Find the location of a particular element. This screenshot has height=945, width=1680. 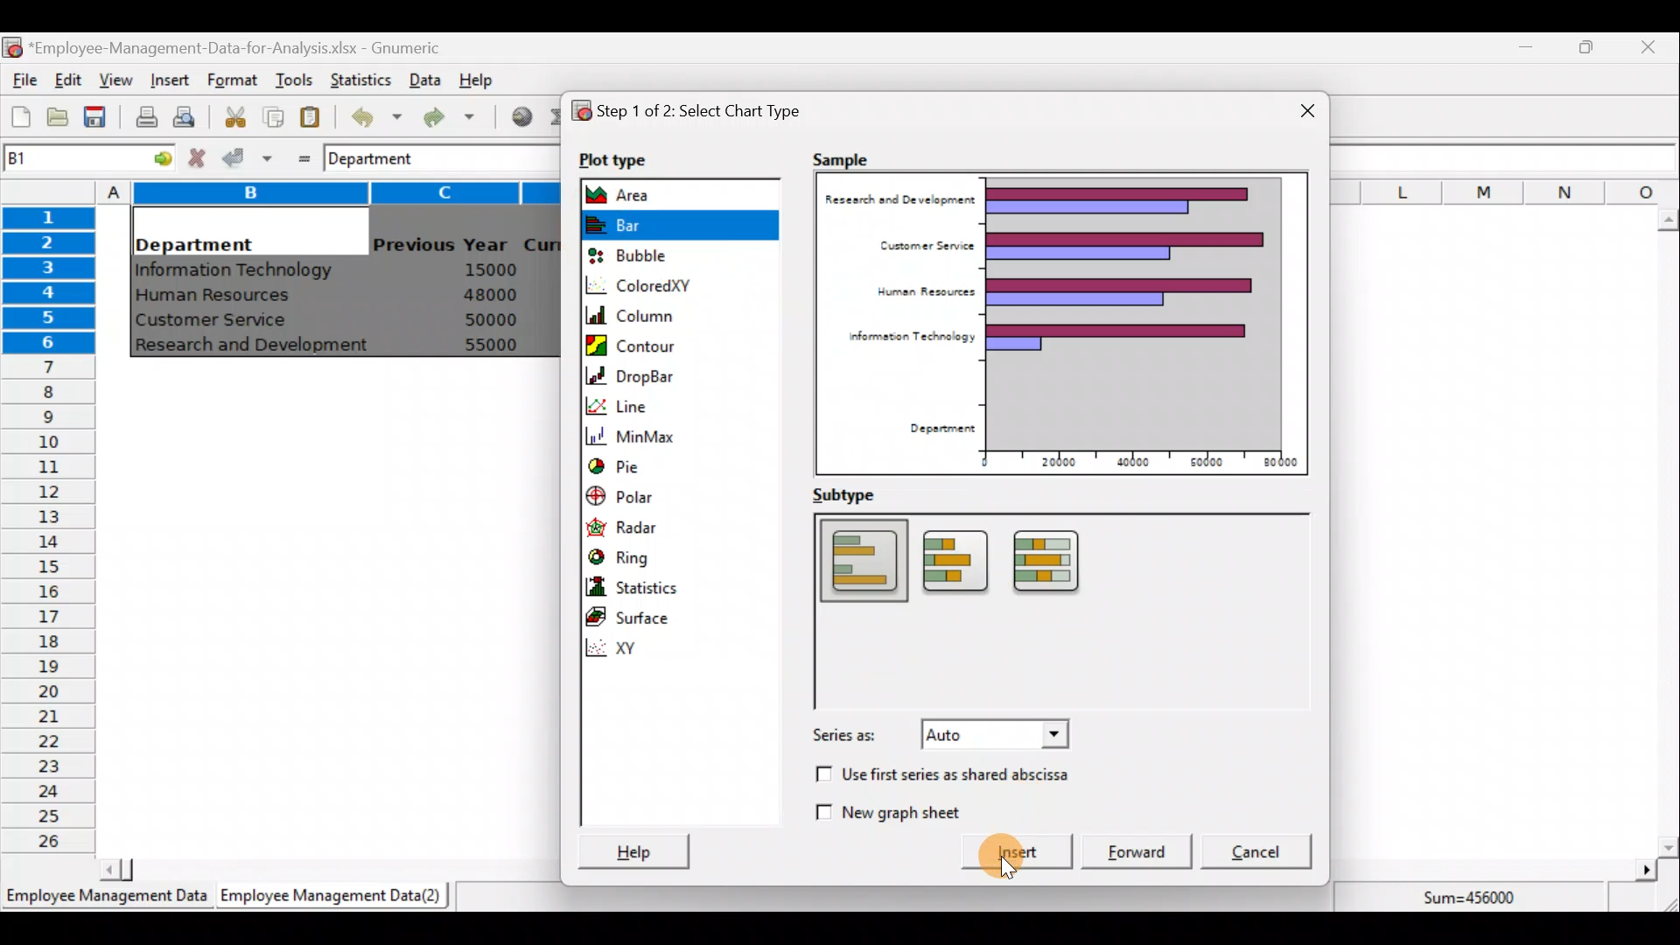

New graph sheet is located at coordinates (904, 810).